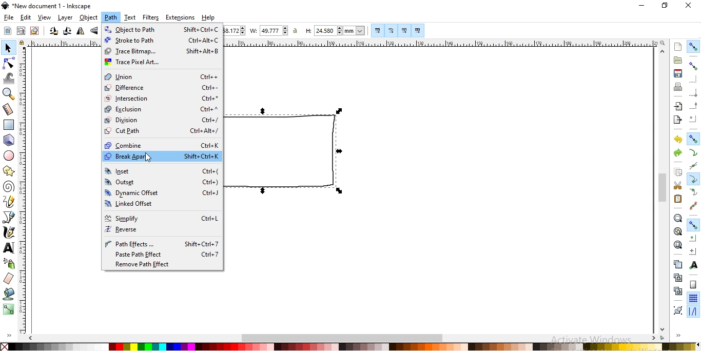 Image resolution: width=701 pixels, height=351 pixels. What do you see at coordinates (677, 278) in the screenshot?
I see `create a clone` at bounding box center [677, 278].